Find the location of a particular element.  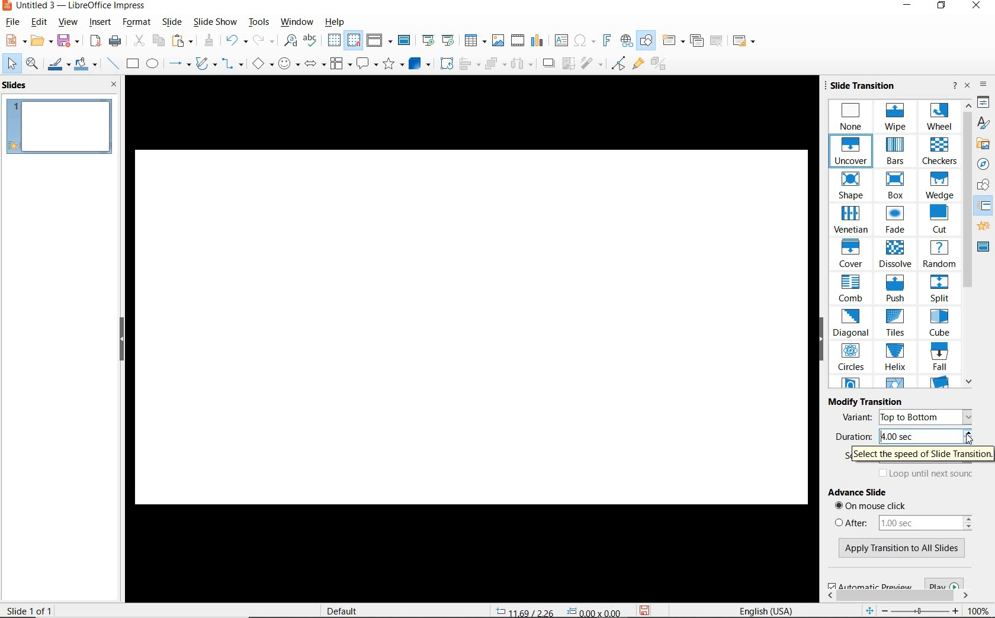

DUPLICATE SLIDE is located at coordinates (697, 41).